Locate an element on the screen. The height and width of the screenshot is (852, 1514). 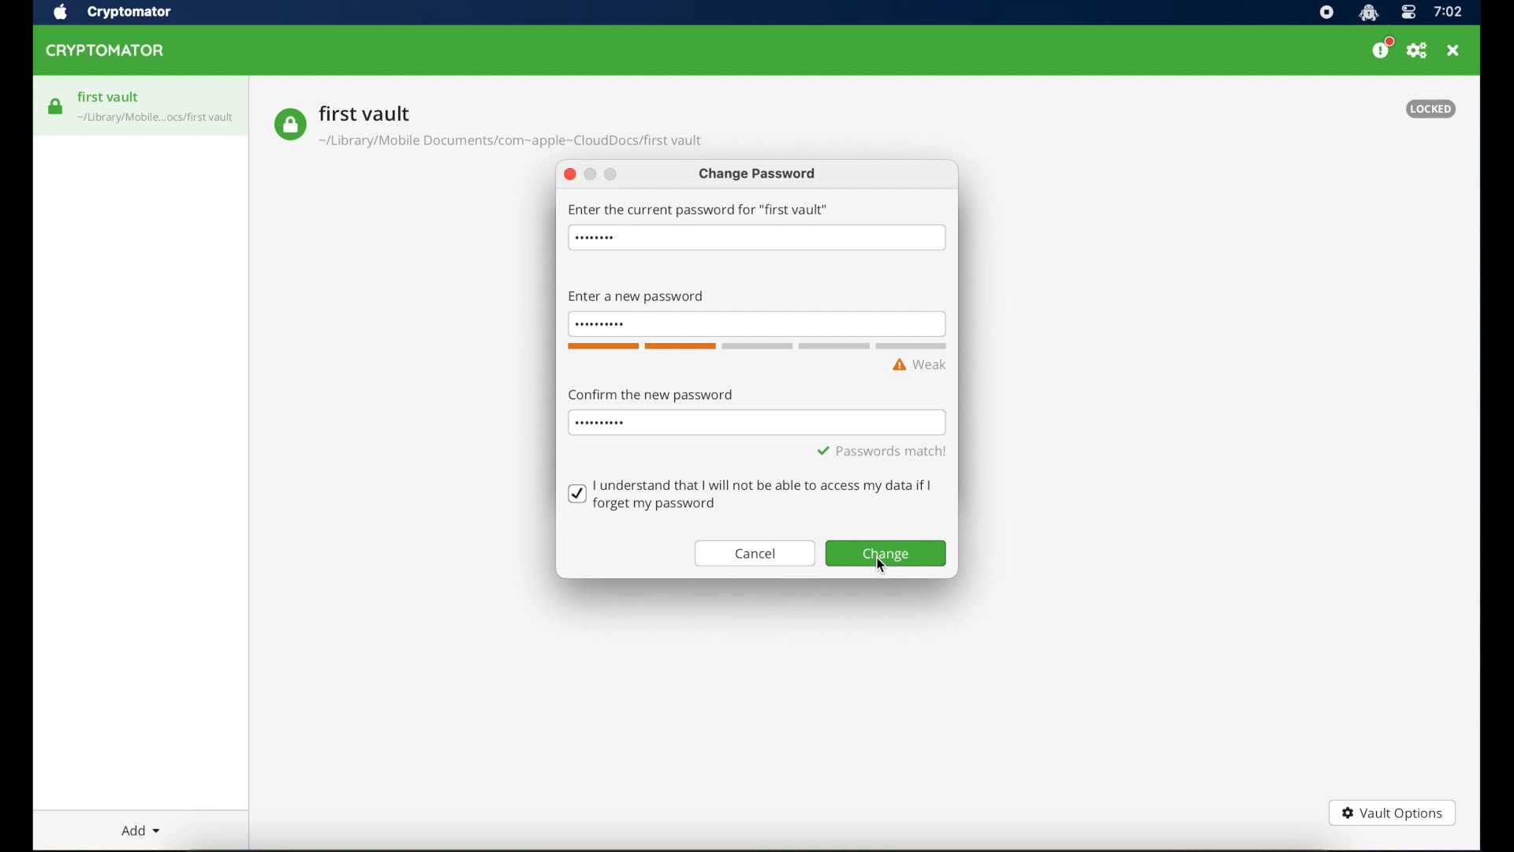
screen recorder icon is located at coordinates (1326, 13).